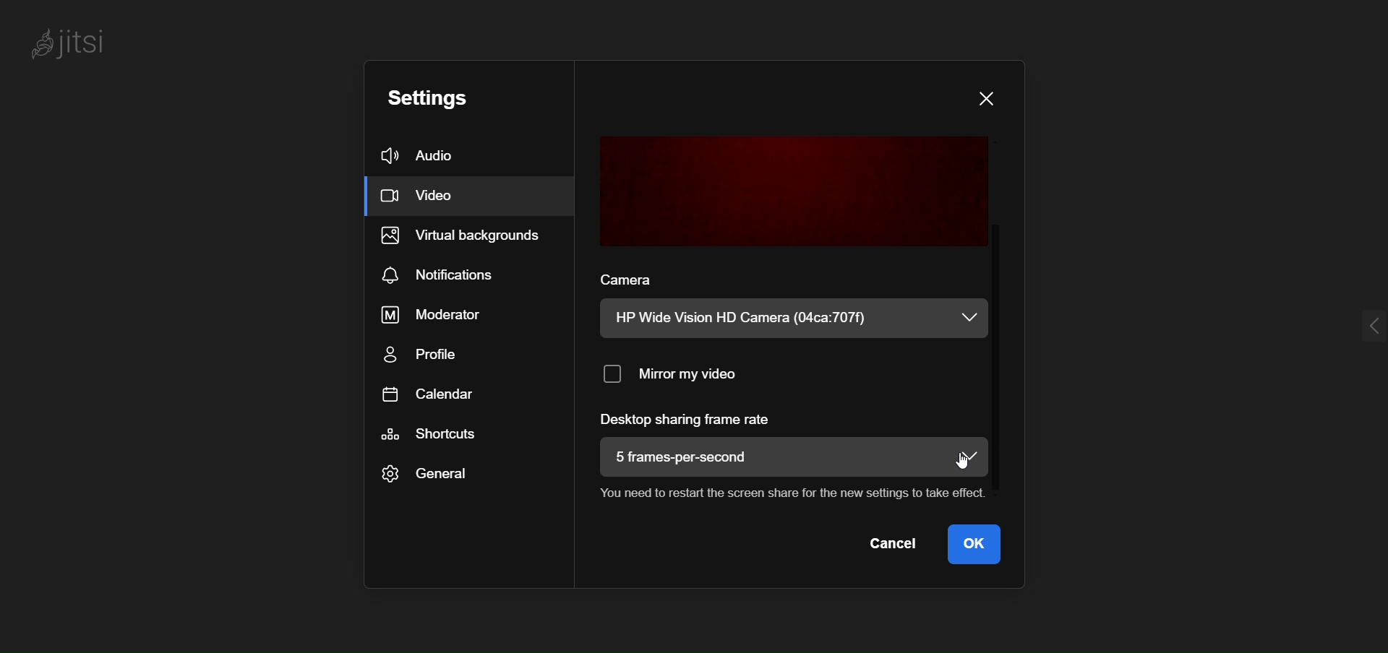 This screenshot has width=1388, height=653. I want to click on calendar, so click(424, 394).